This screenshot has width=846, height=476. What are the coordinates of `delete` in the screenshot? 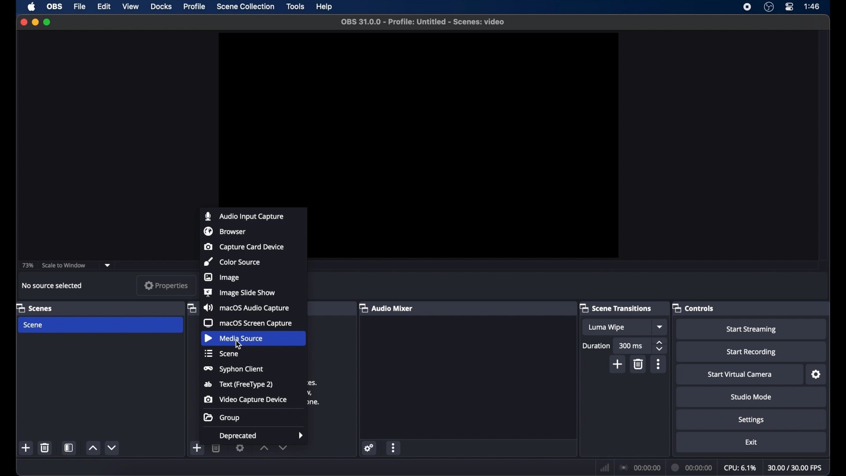 It's located at (45, 447).